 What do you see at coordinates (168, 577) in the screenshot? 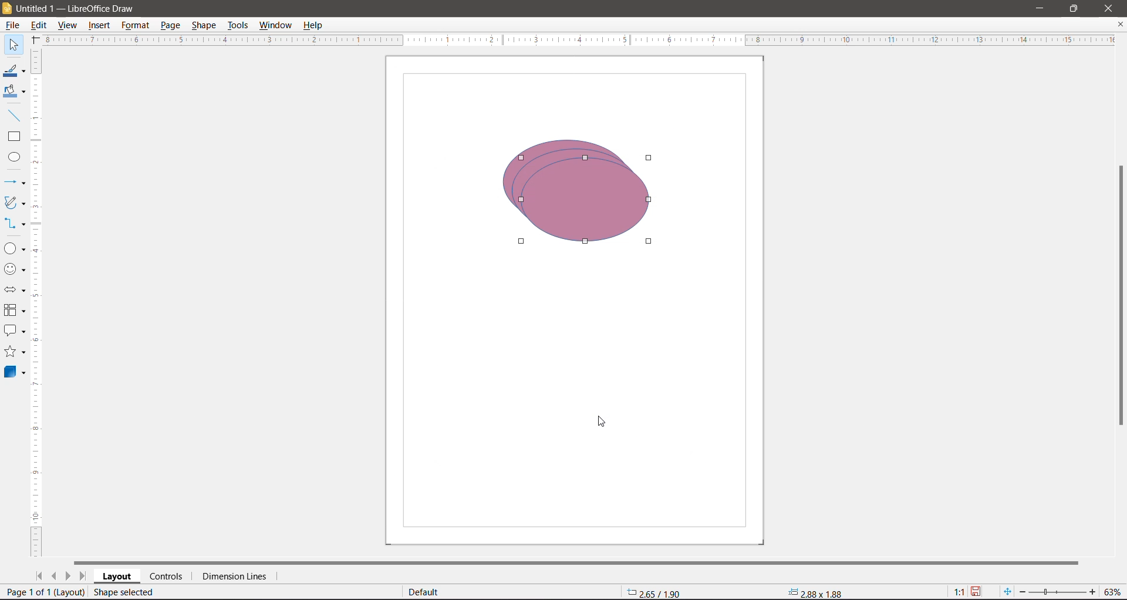
I see `Controls` at bounding box center [168, 577].